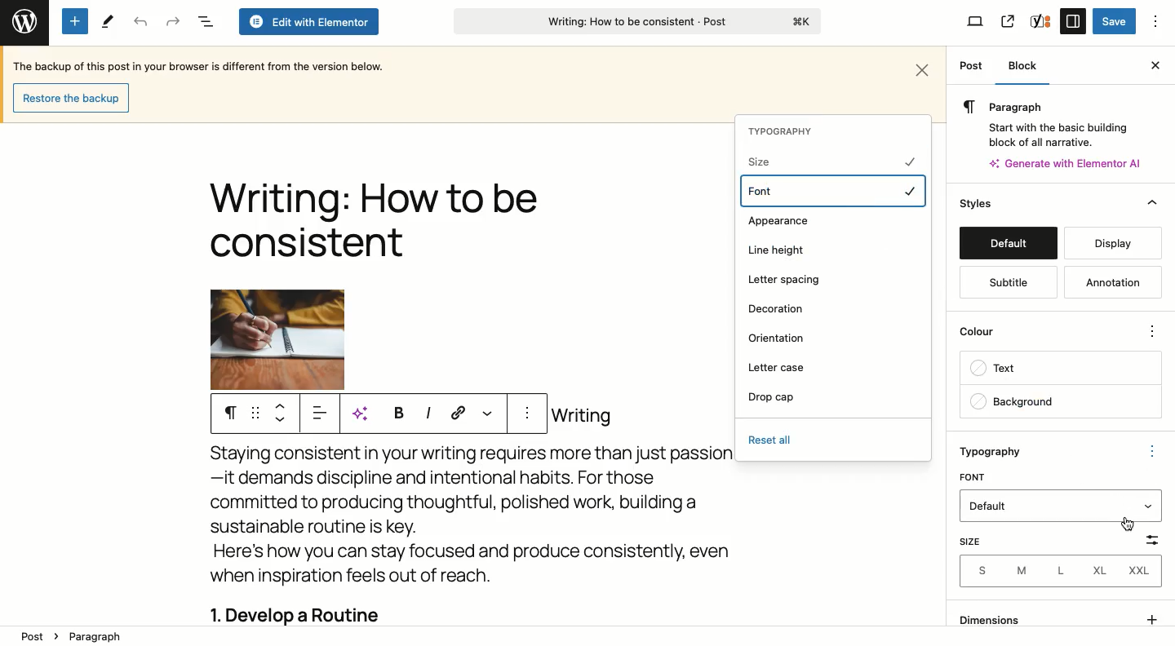 Image resolution: width=1175 pixels, height=646 pixels. Describe the element at coordinates (778, 223) in the screenshot. I see `Appearance` at that location.